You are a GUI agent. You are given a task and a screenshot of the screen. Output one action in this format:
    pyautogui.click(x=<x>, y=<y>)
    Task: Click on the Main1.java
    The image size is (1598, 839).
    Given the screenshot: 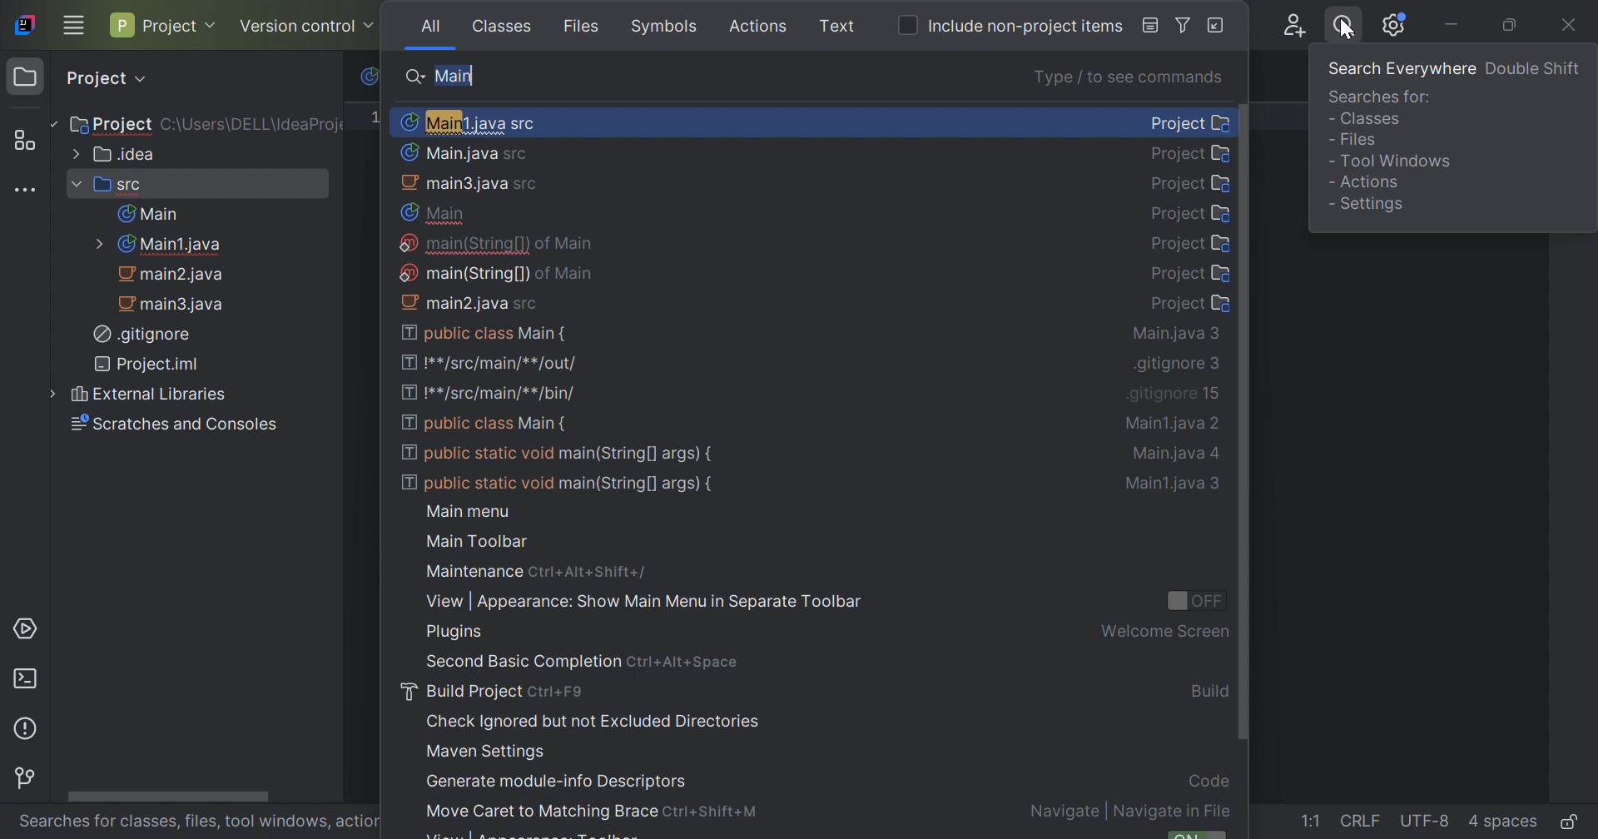 What is the action you would take?
    pyautogui.click(x=157, y=245)
    